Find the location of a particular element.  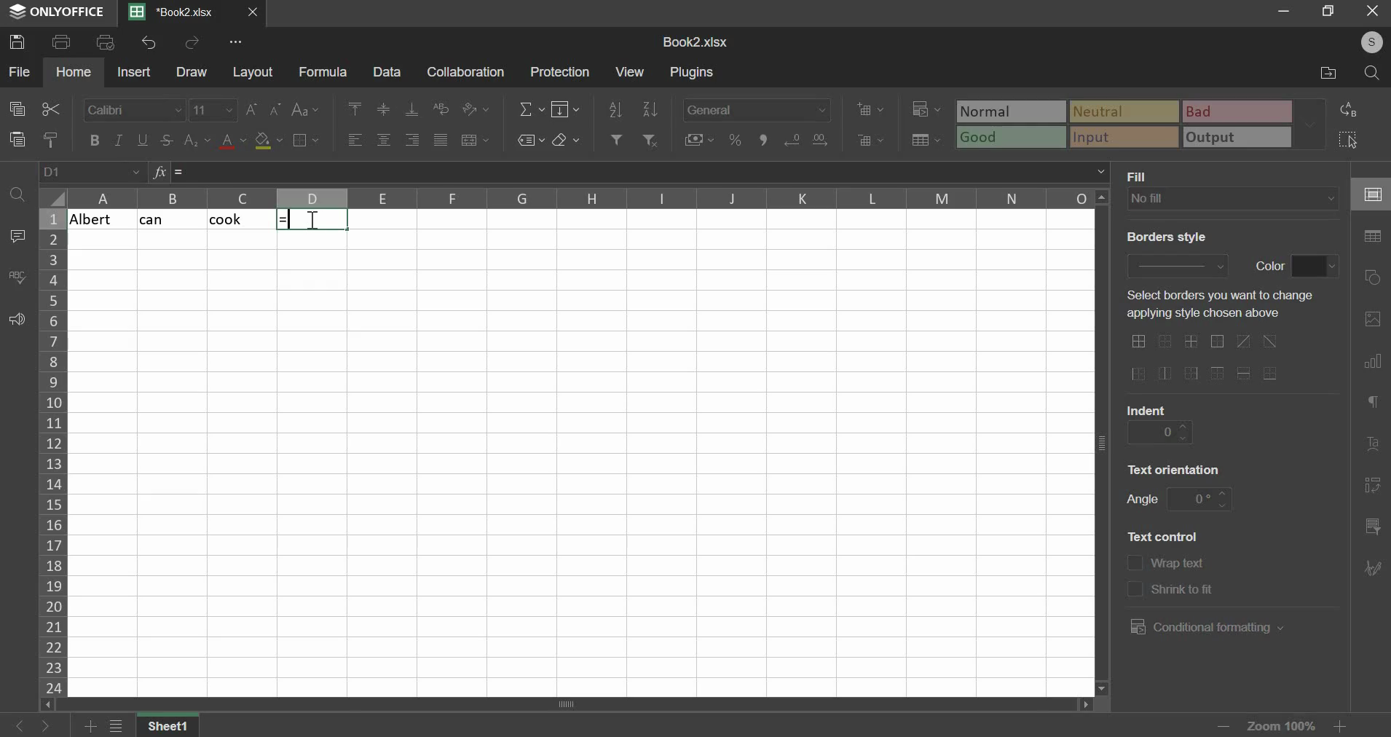

view is located at coordinates (629, 71).